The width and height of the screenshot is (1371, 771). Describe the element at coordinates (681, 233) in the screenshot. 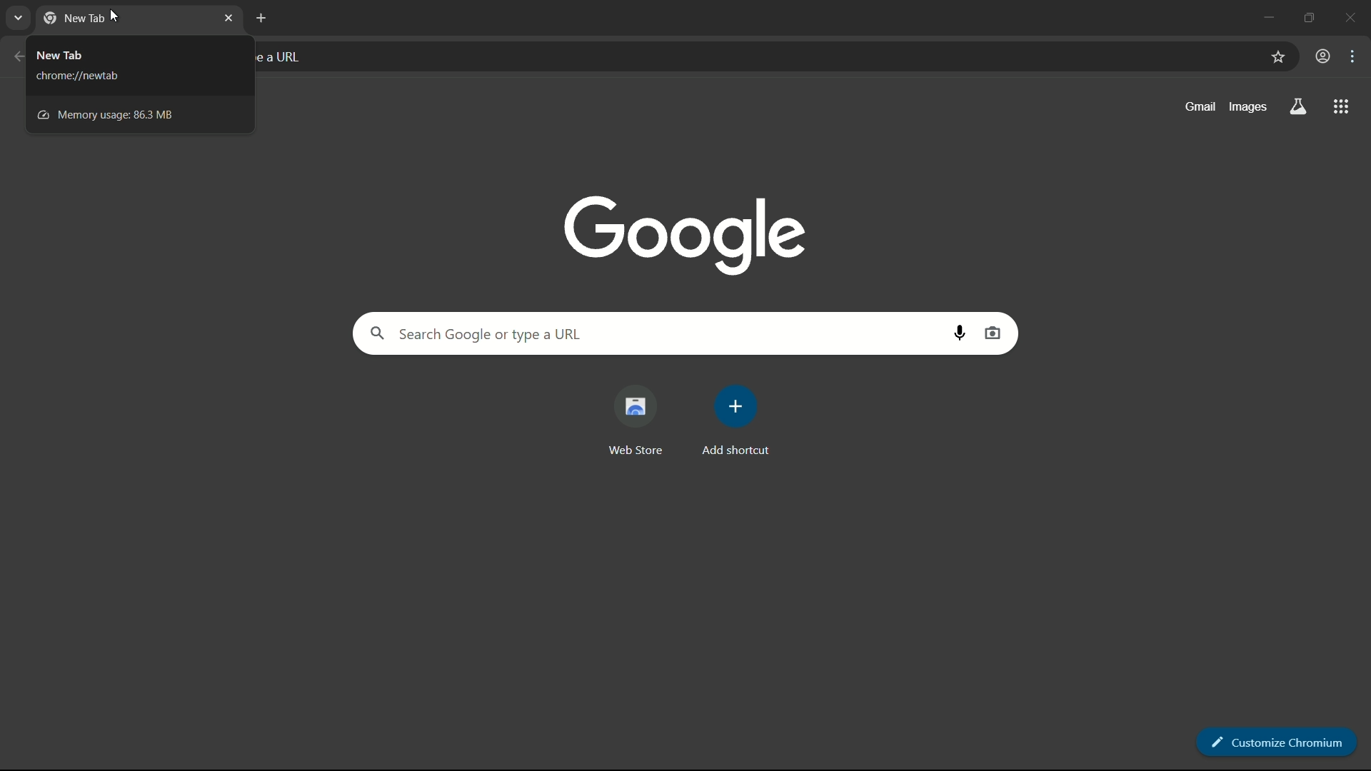

I see `google thumbnail` at that location.